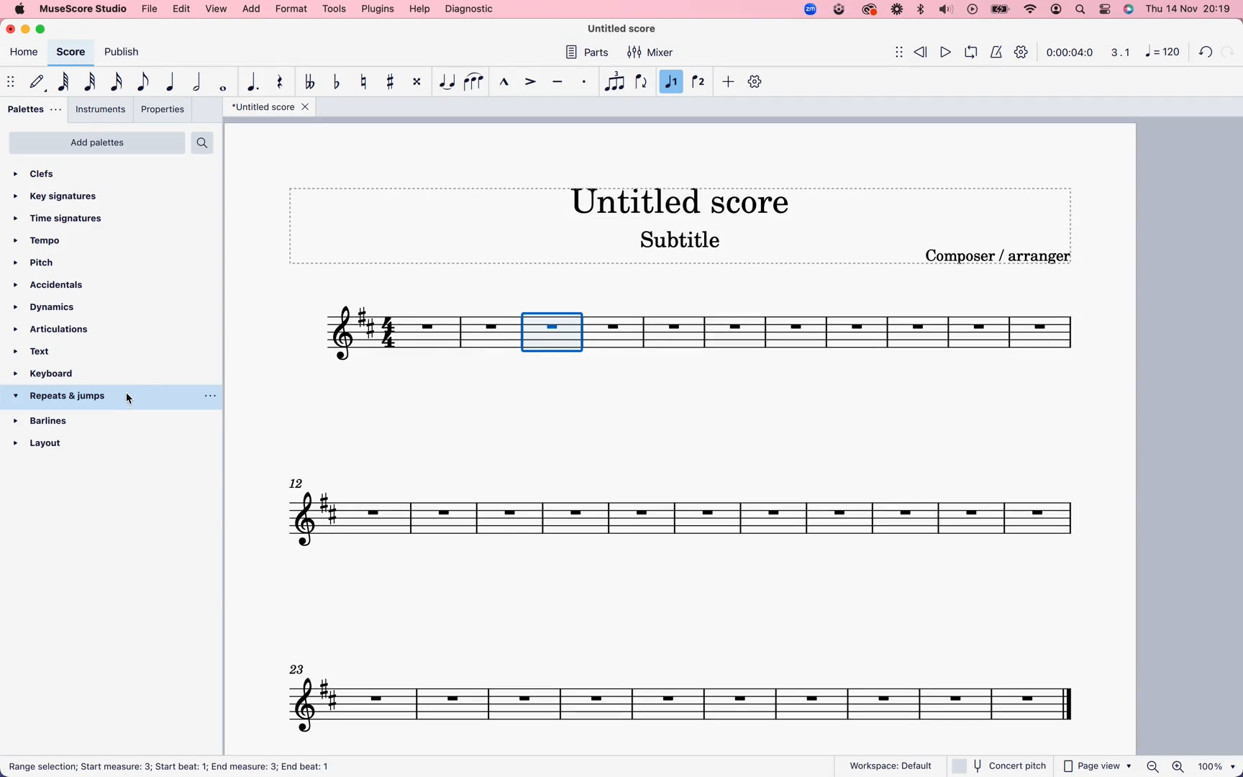 This screenshot has width=1243, height=777. What do you see at coordinates (614, 82) in the screenshot?
I see `tuplet` at bounding box center [614, 82].